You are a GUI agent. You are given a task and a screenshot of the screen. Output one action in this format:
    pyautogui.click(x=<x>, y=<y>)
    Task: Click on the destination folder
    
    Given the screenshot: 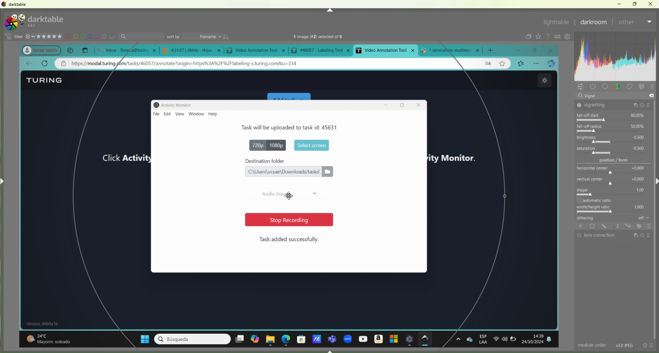 What is the action you would take?
    pyautogui.click(x=289, y=161)
    